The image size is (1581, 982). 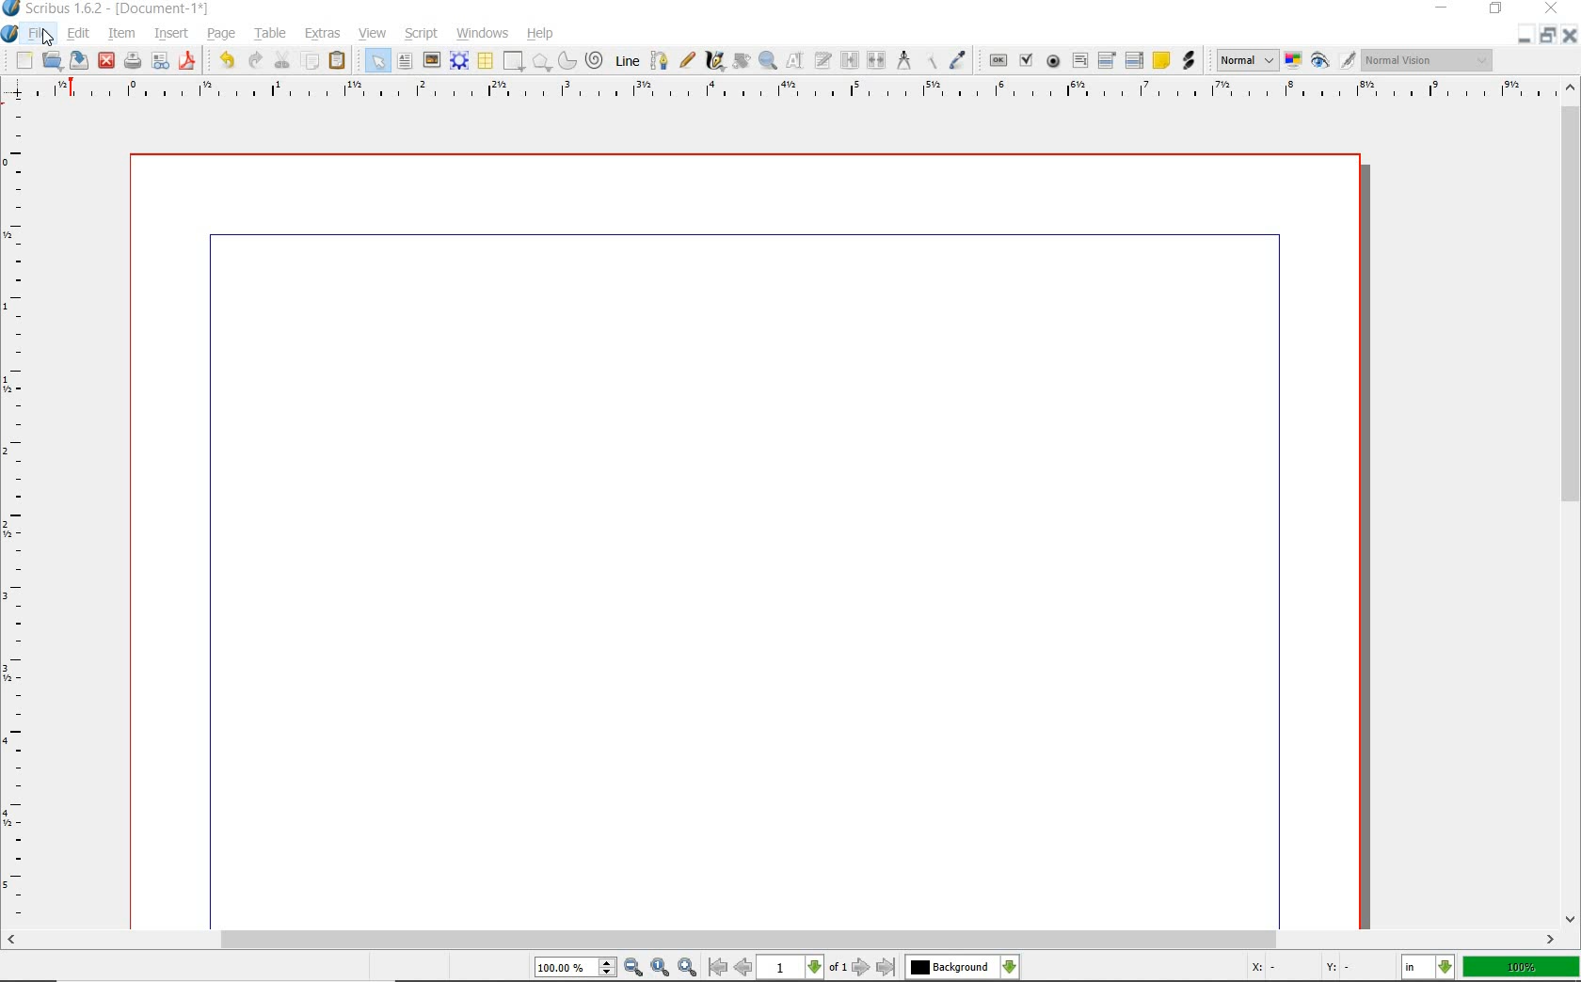 What do you see at coordinates (1523, 967) in the screenshot?
I see `zoom factor` at bounding box center [1523, 967].